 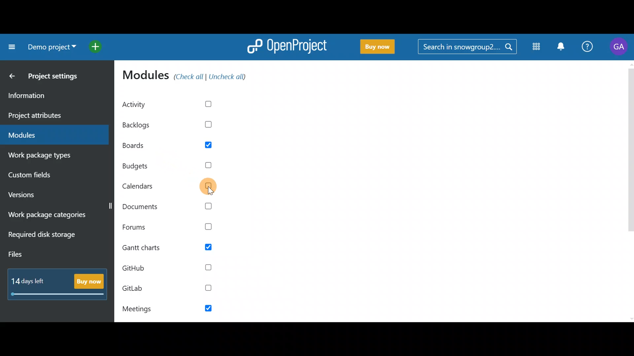 I want to click on Backlogs, so click(x=175, y=122).